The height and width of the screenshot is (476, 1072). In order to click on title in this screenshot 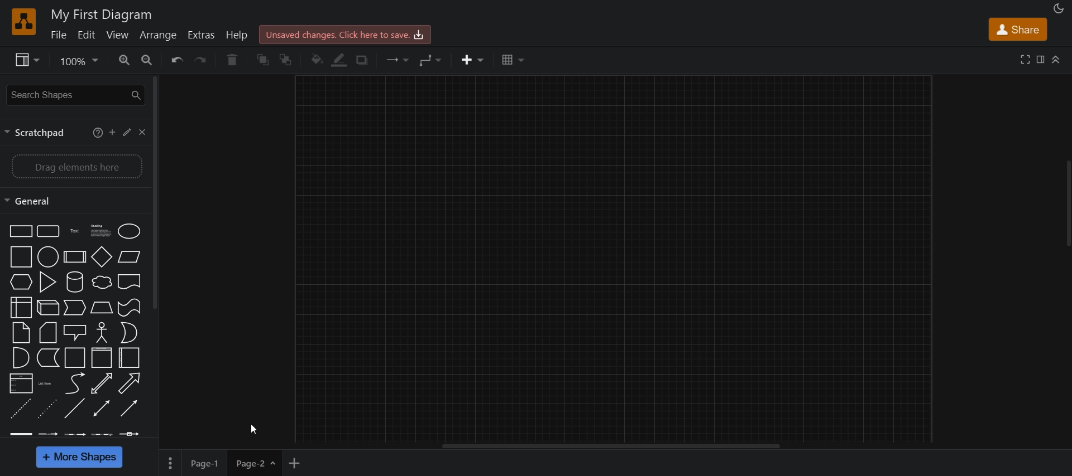, I will do `click(99, 16)`.